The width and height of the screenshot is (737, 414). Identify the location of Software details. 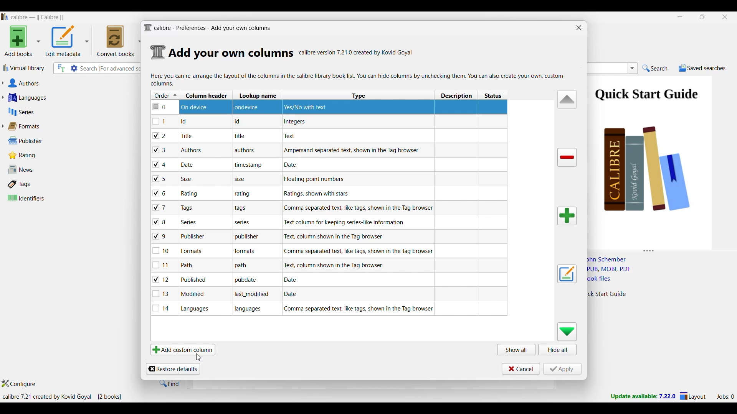
(356, 53).